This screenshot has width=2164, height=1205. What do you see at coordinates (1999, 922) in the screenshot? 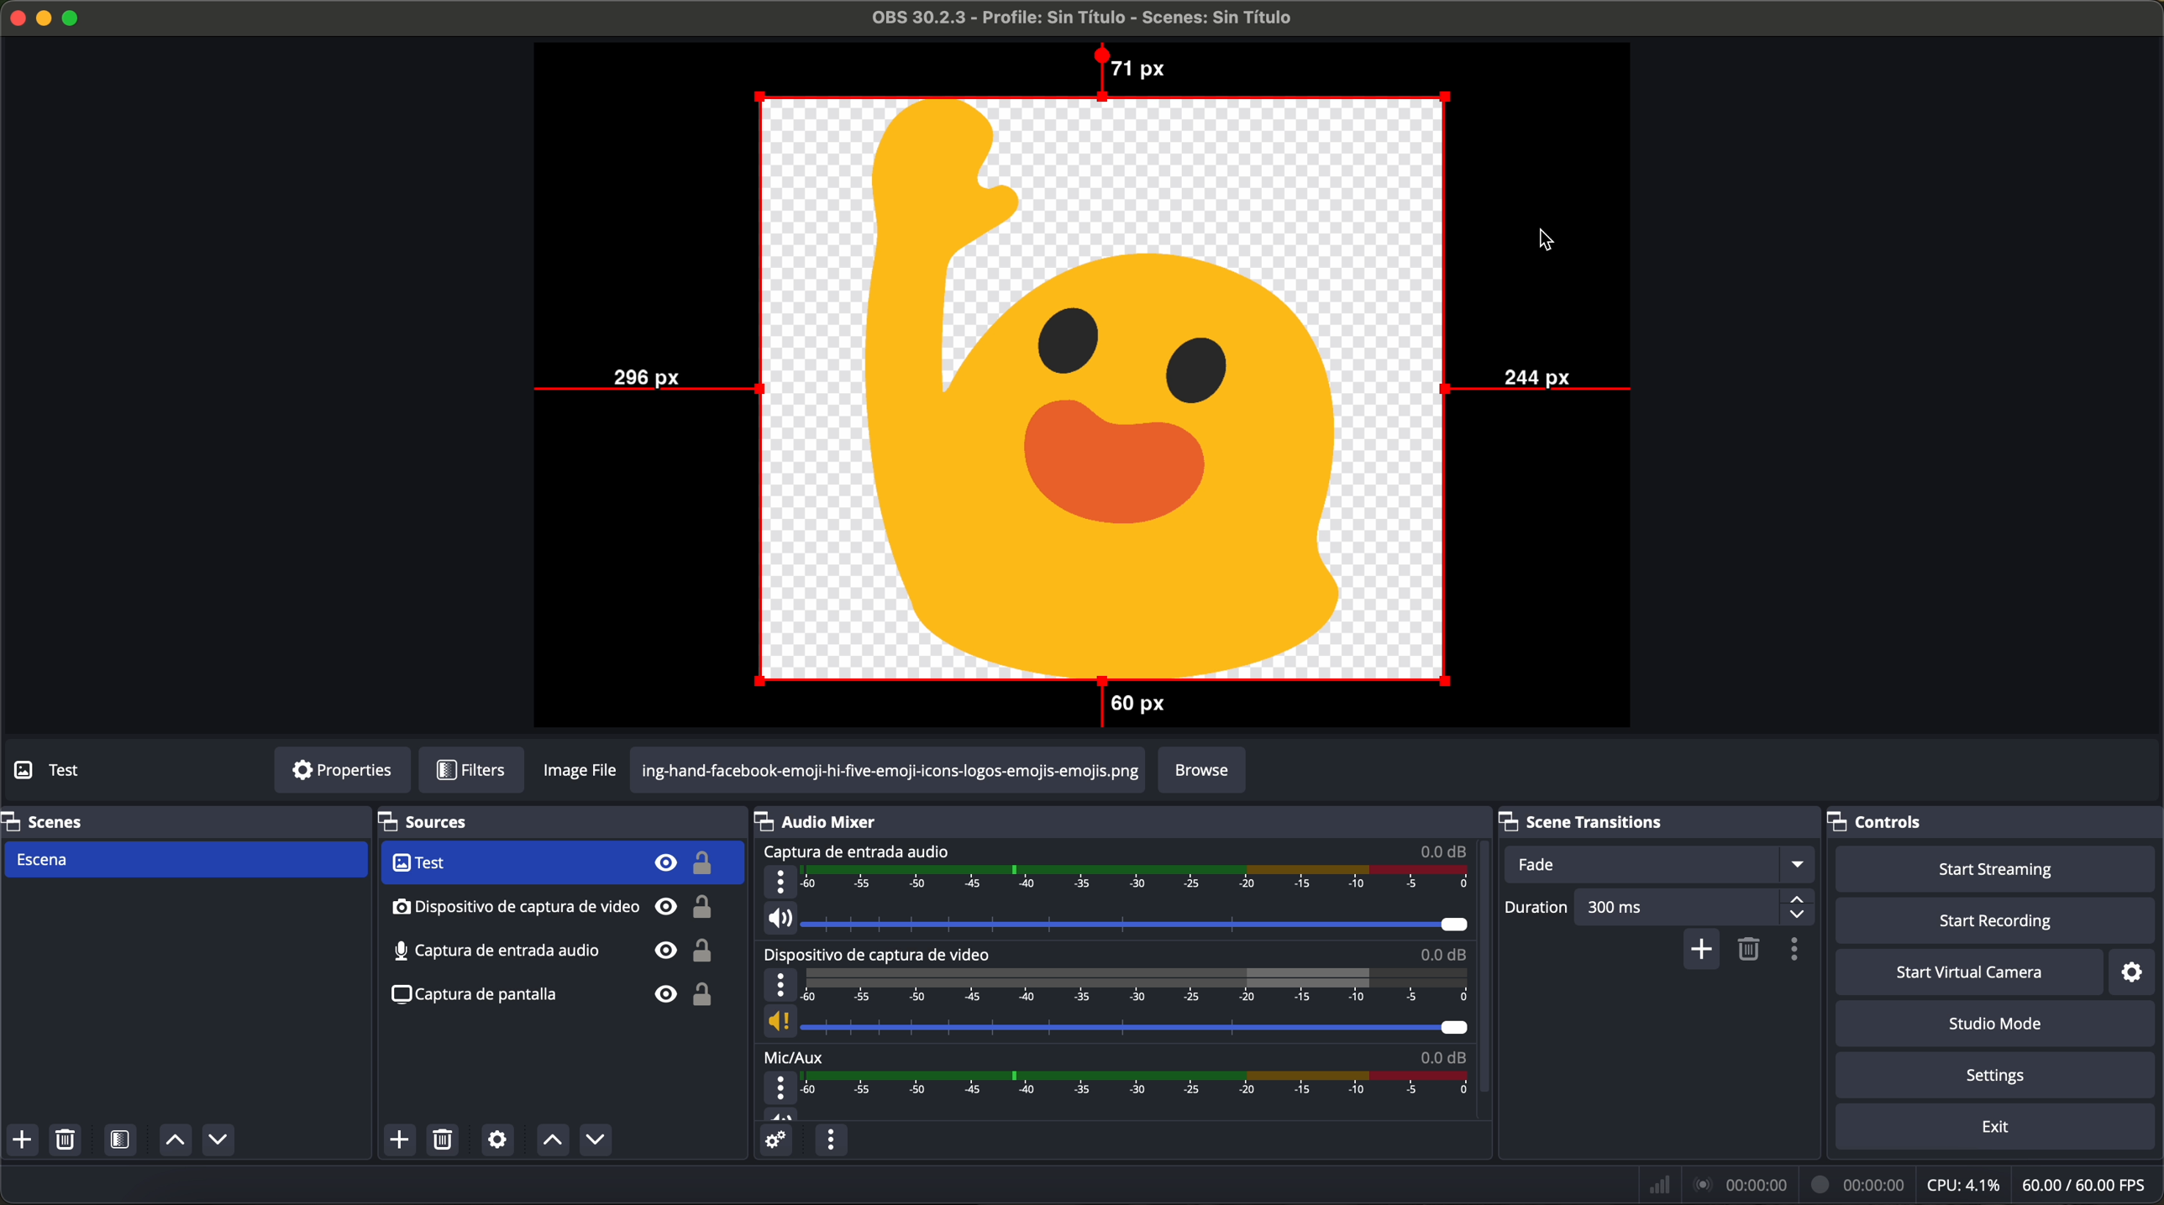
I see `start recording` at bounding box center [1999, 922].